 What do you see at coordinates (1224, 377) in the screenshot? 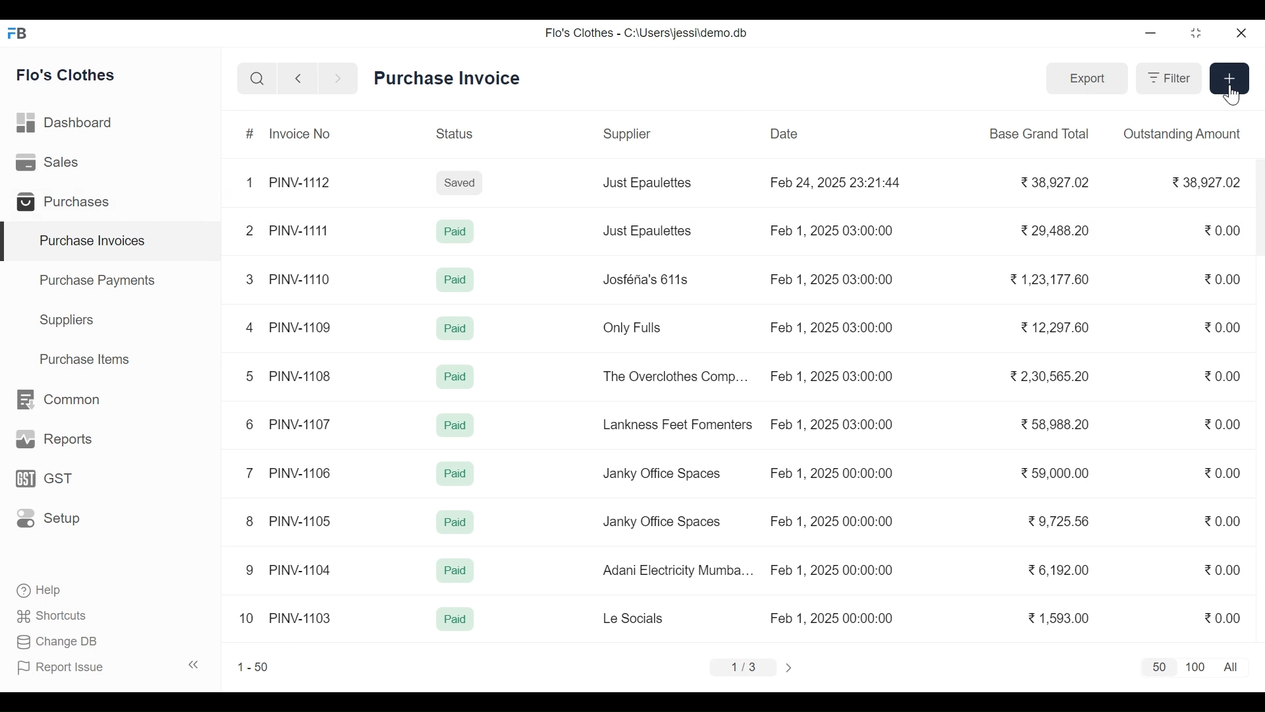
I see `0.00` at bounding box center [1224, 377].